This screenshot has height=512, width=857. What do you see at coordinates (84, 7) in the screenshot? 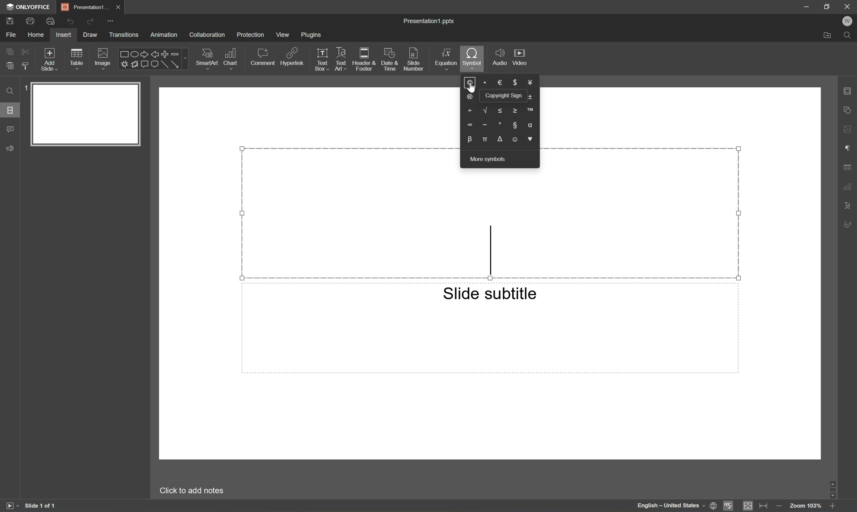
I see `Presentation1...` at bounding box center [84, 7].